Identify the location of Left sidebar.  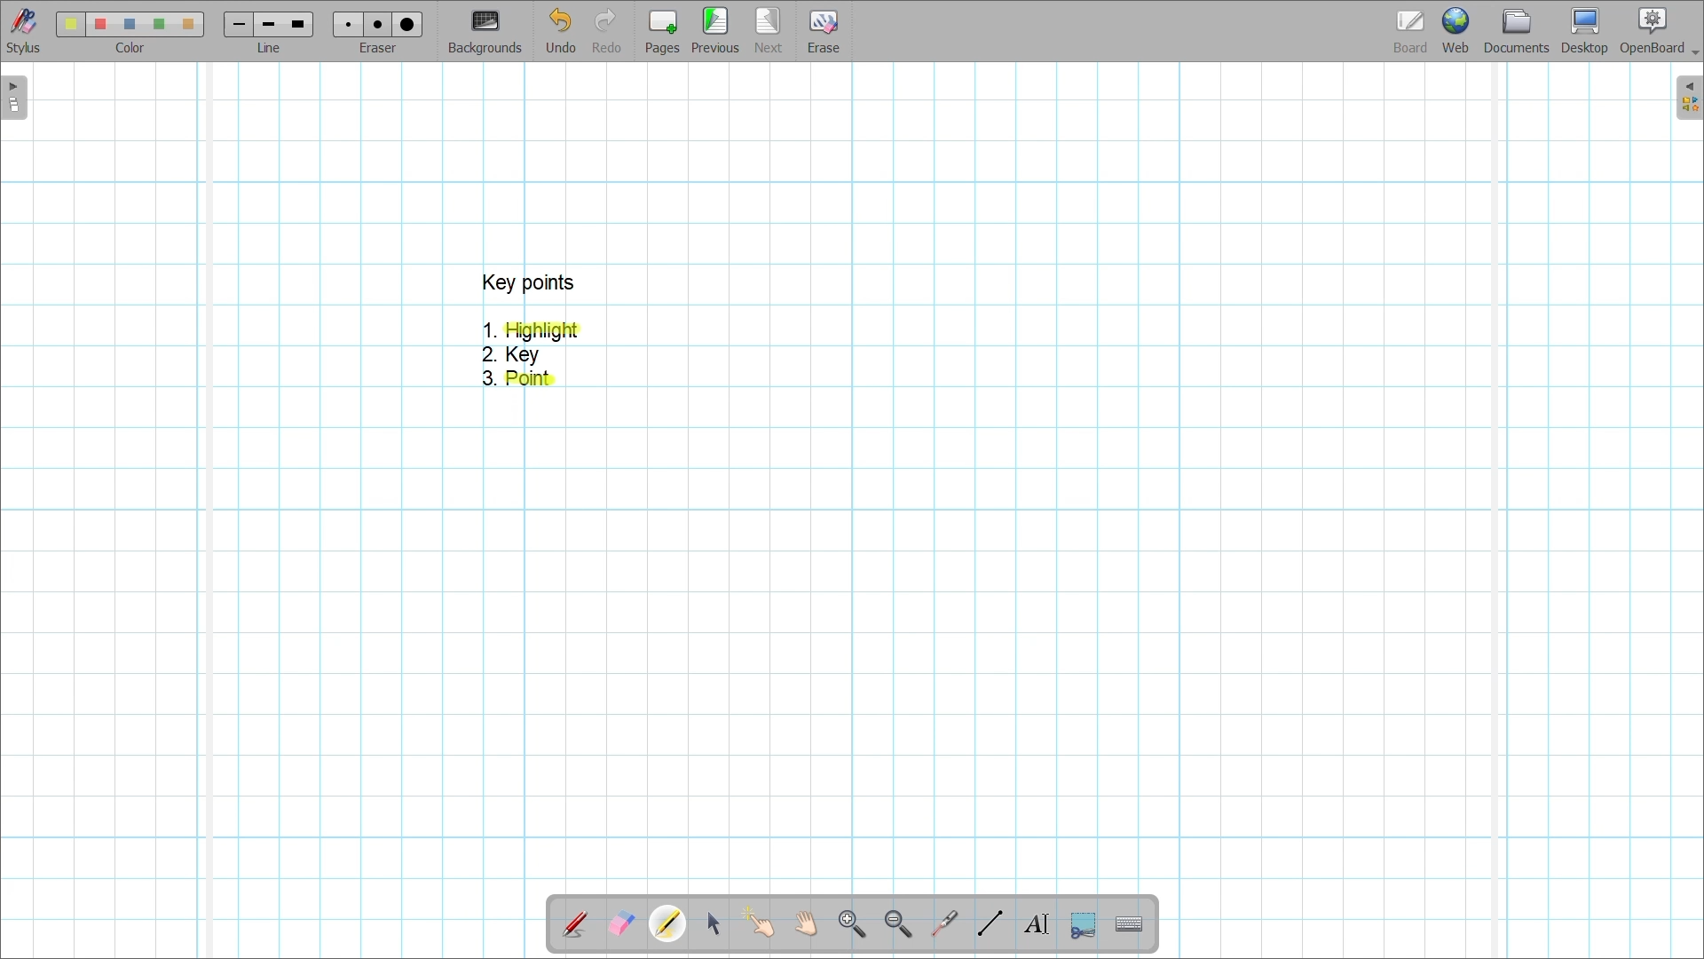
(14, 98).